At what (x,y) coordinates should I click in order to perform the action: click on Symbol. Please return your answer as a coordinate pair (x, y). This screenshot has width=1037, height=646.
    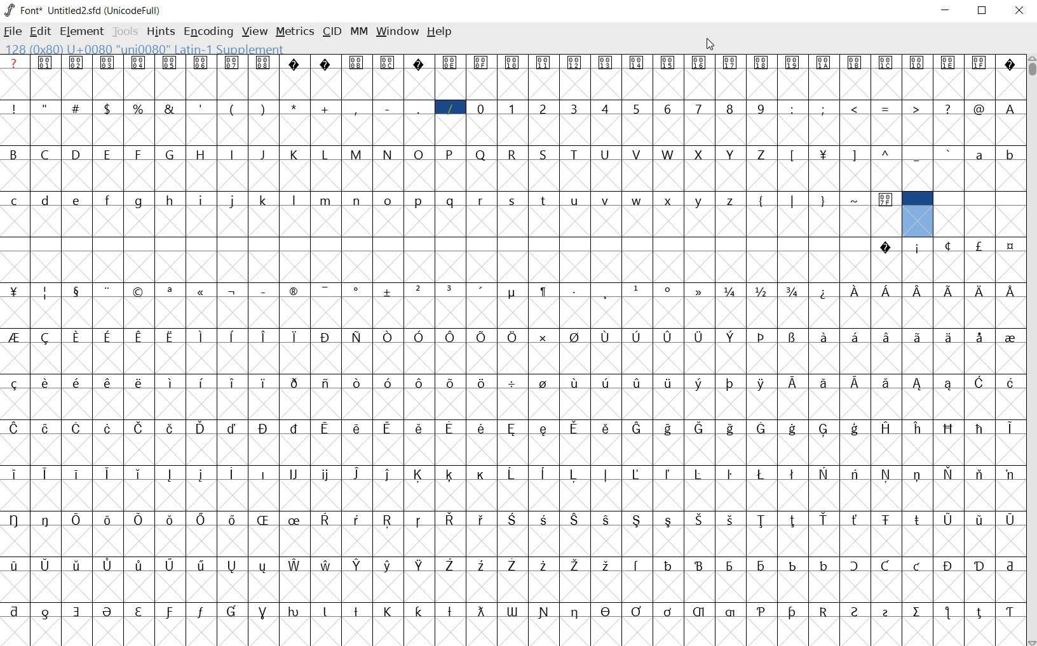
    Looking at the image, I should click on (979, 62).